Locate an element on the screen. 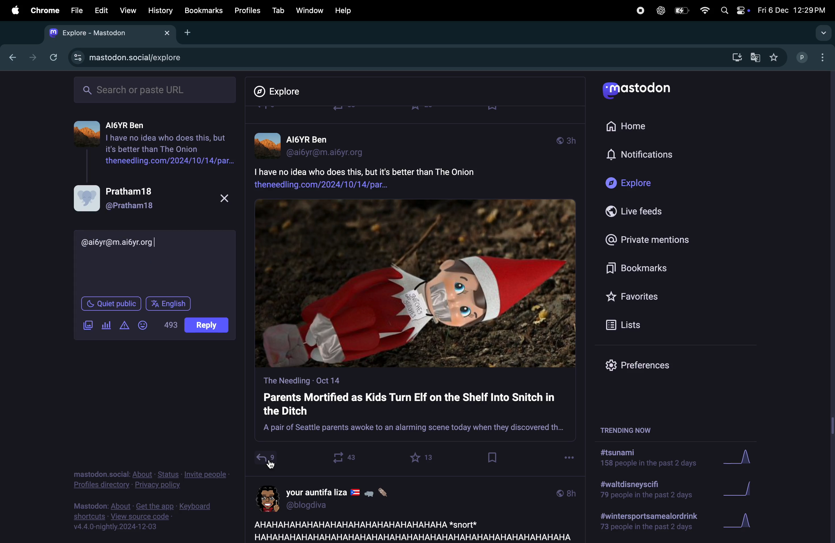 The width and height of the screenshot is (835, 543). Explore is located at coordinates (282, 92).